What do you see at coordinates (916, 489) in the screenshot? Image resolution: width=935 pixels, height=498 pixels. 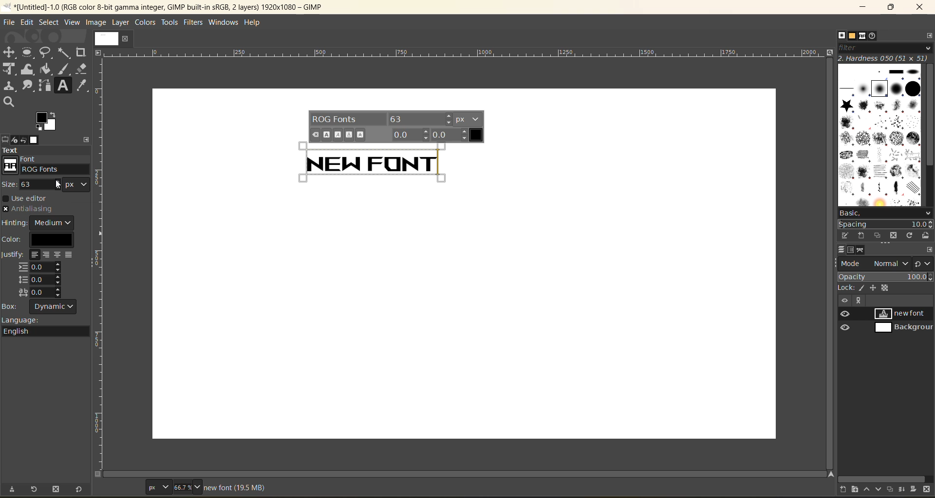 I see `add a mask` at bounding box center [916, 489].